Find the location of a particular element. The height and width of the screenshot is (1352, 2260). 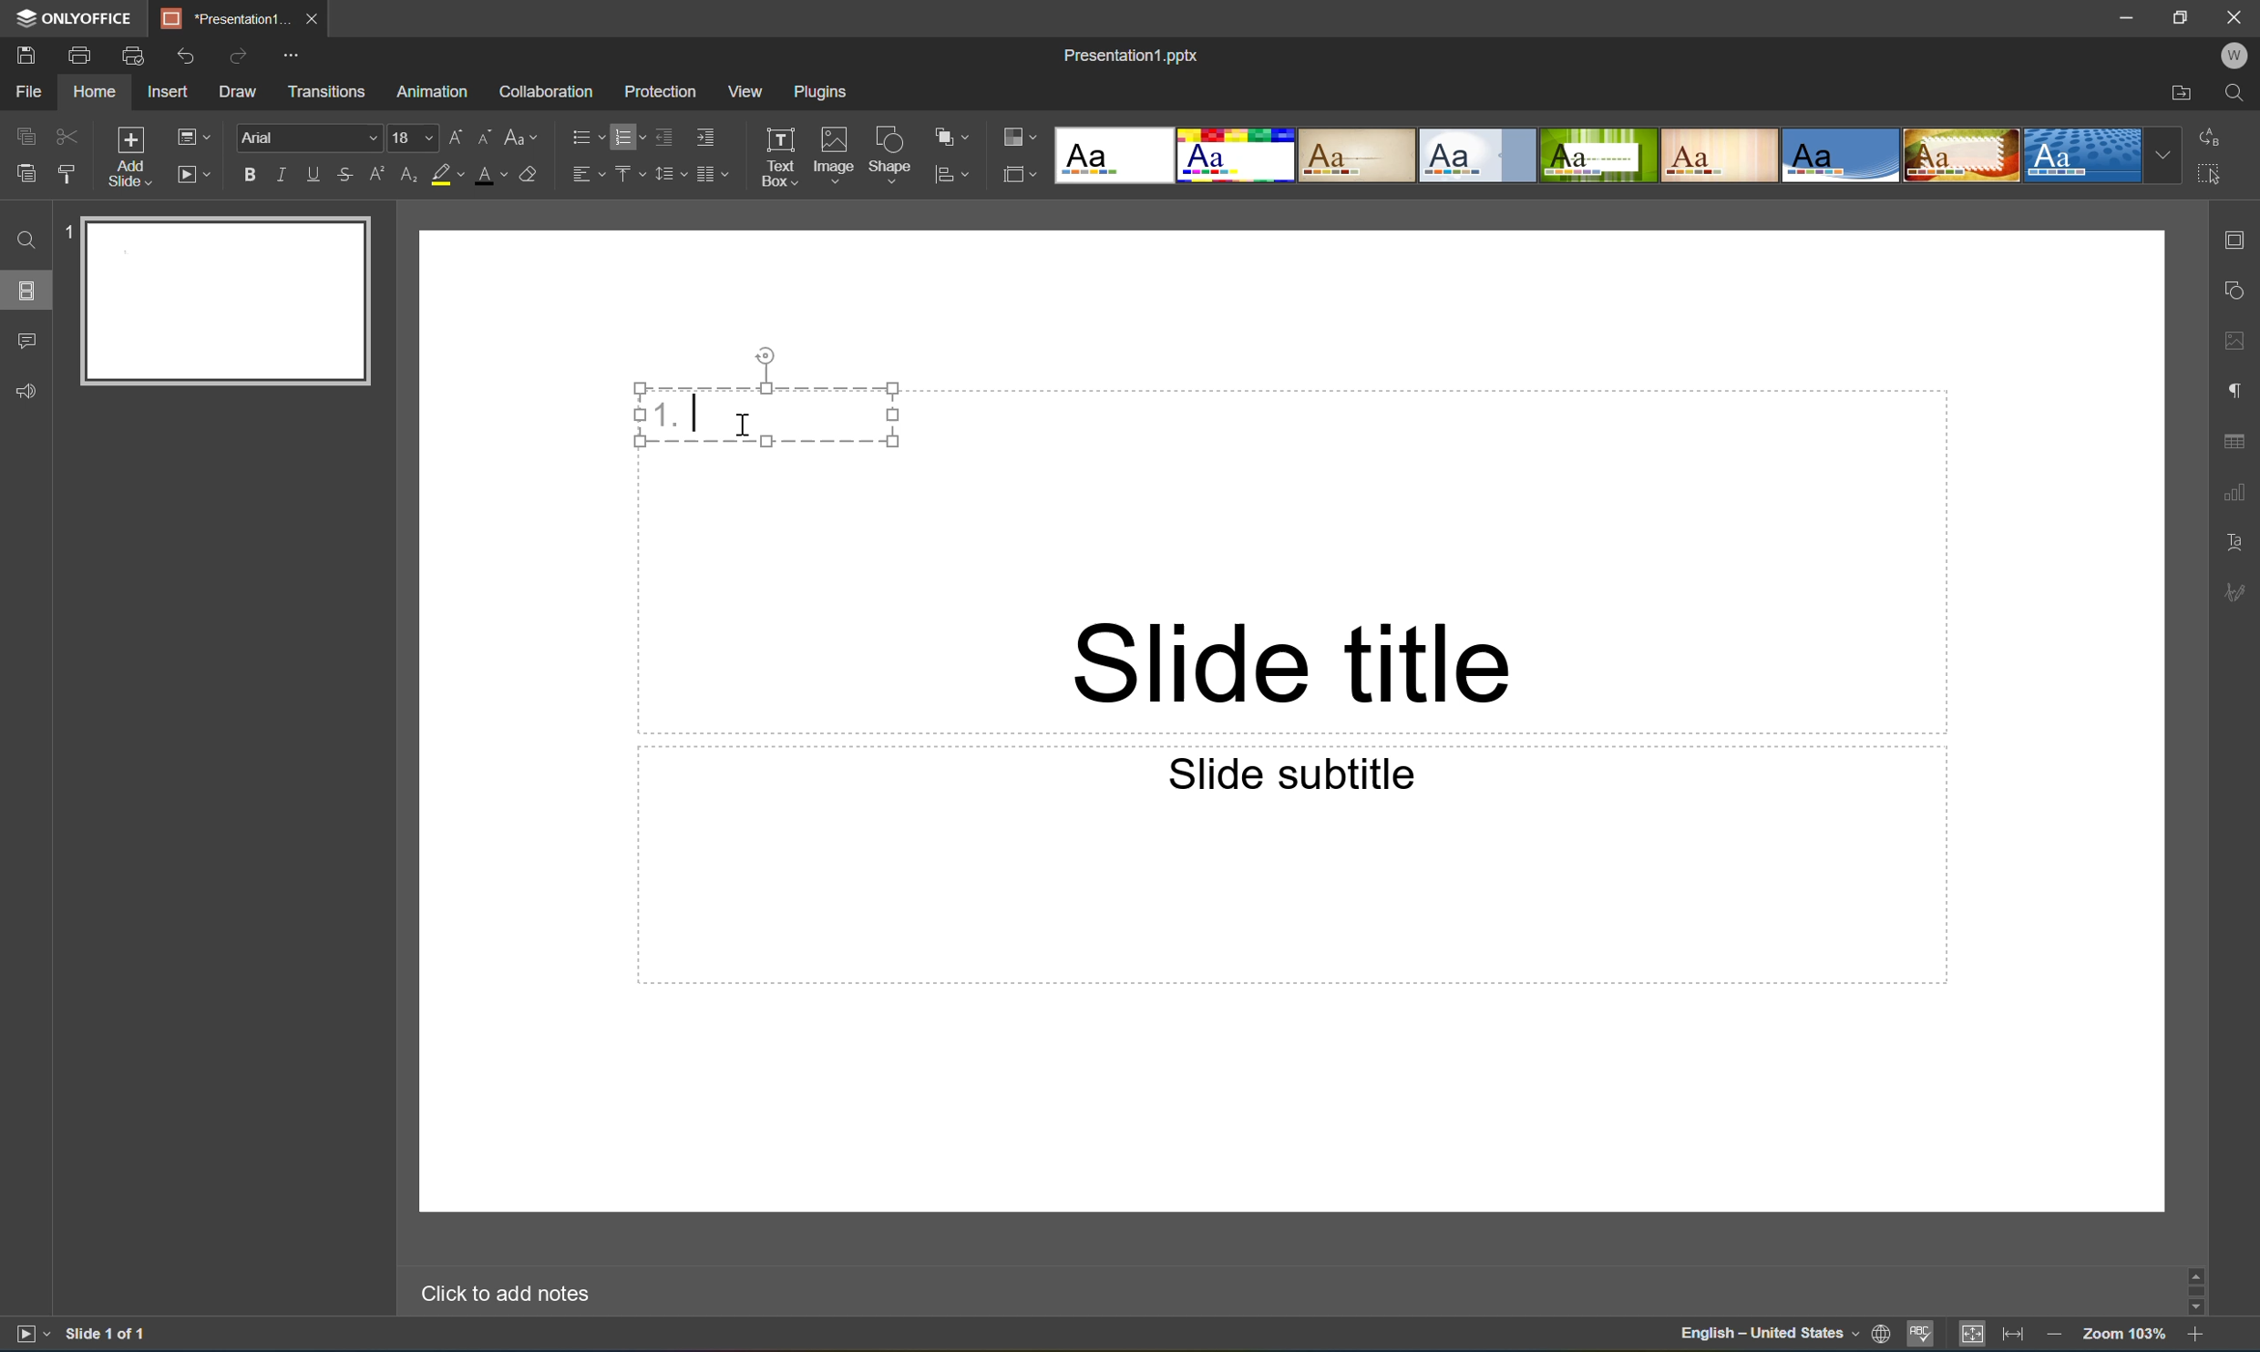

Insert is located at coordinates (167, 91).